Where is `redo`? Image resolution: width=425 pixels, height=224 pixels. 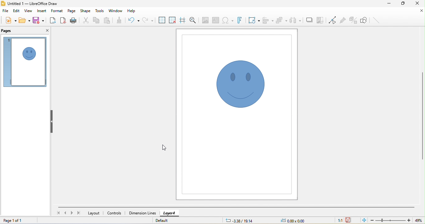 redo is located at coordinates (149, 20).